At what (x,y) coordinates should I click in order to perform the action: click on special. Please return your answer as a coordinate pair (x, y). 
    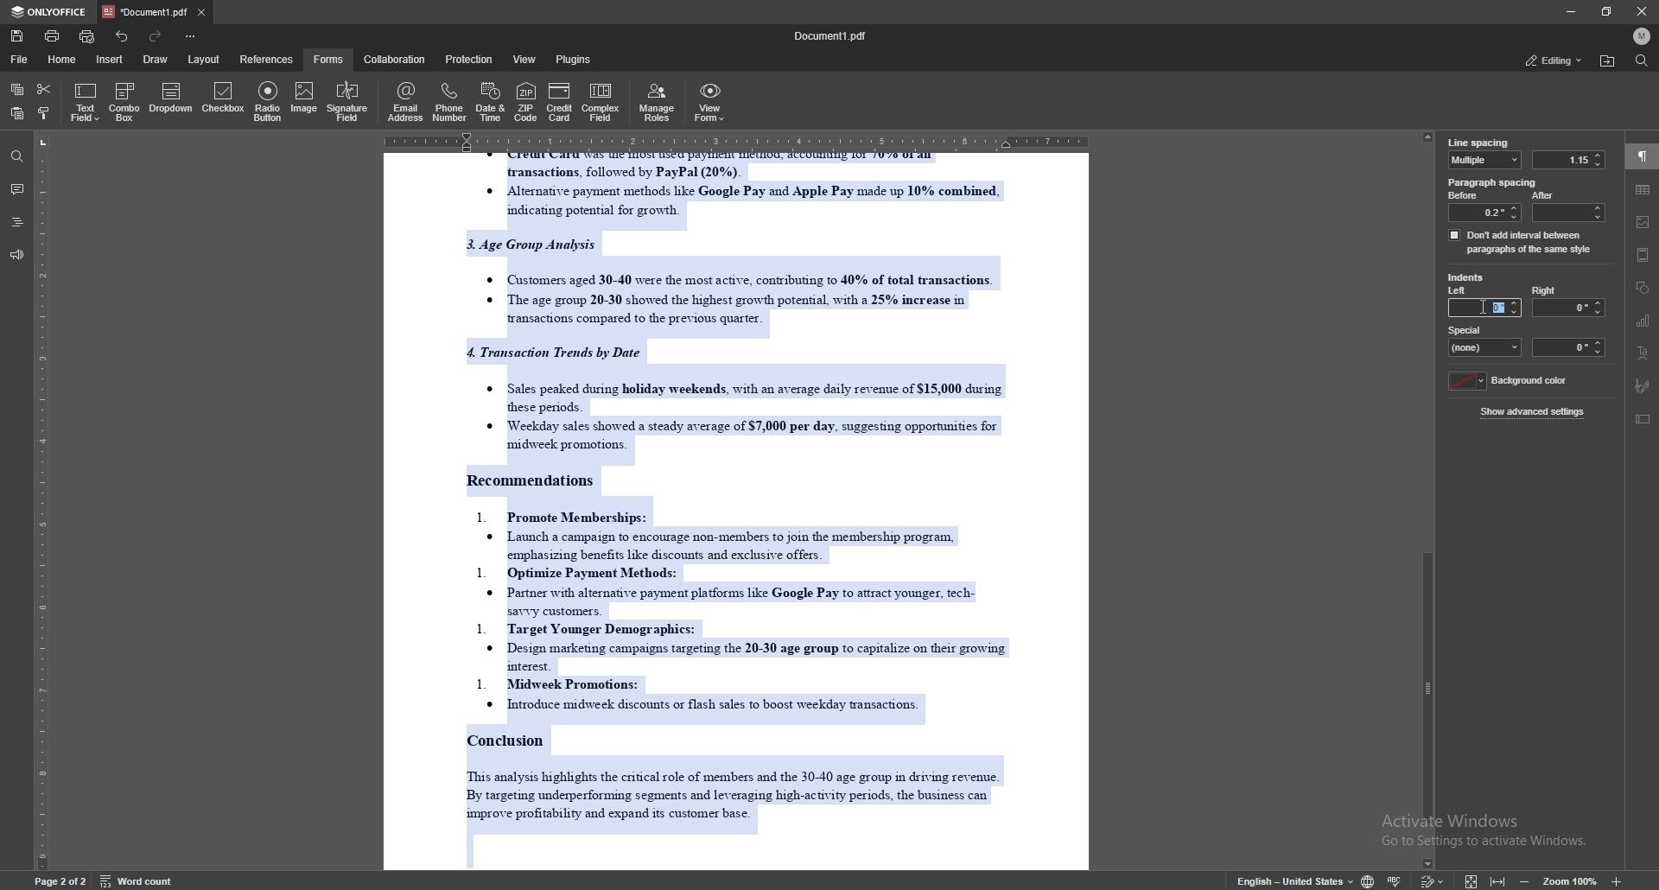
    Looking at the image, I should click on (1485, 340).